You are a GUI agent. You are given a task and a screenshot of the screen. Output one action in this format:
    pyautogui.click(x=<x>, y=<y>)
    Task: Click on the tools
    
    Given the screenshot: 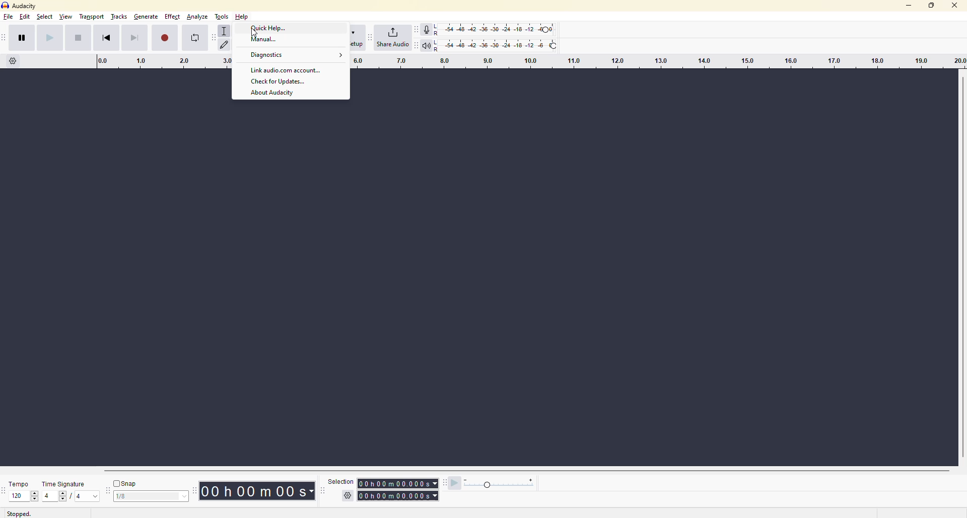 What is the action you would take?
    pyautogui.click(x=221, y=18)
    